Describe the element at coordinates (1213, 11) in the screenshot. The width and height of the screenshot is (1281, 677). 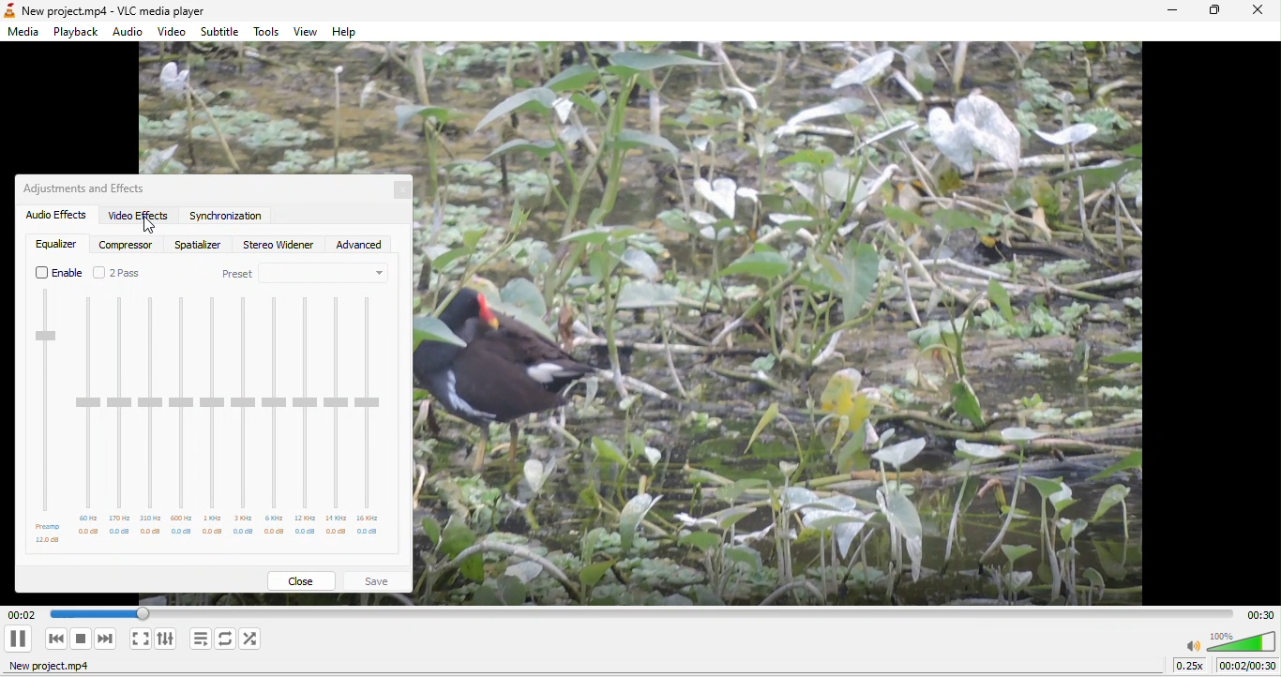
I see `maximize` at that location.